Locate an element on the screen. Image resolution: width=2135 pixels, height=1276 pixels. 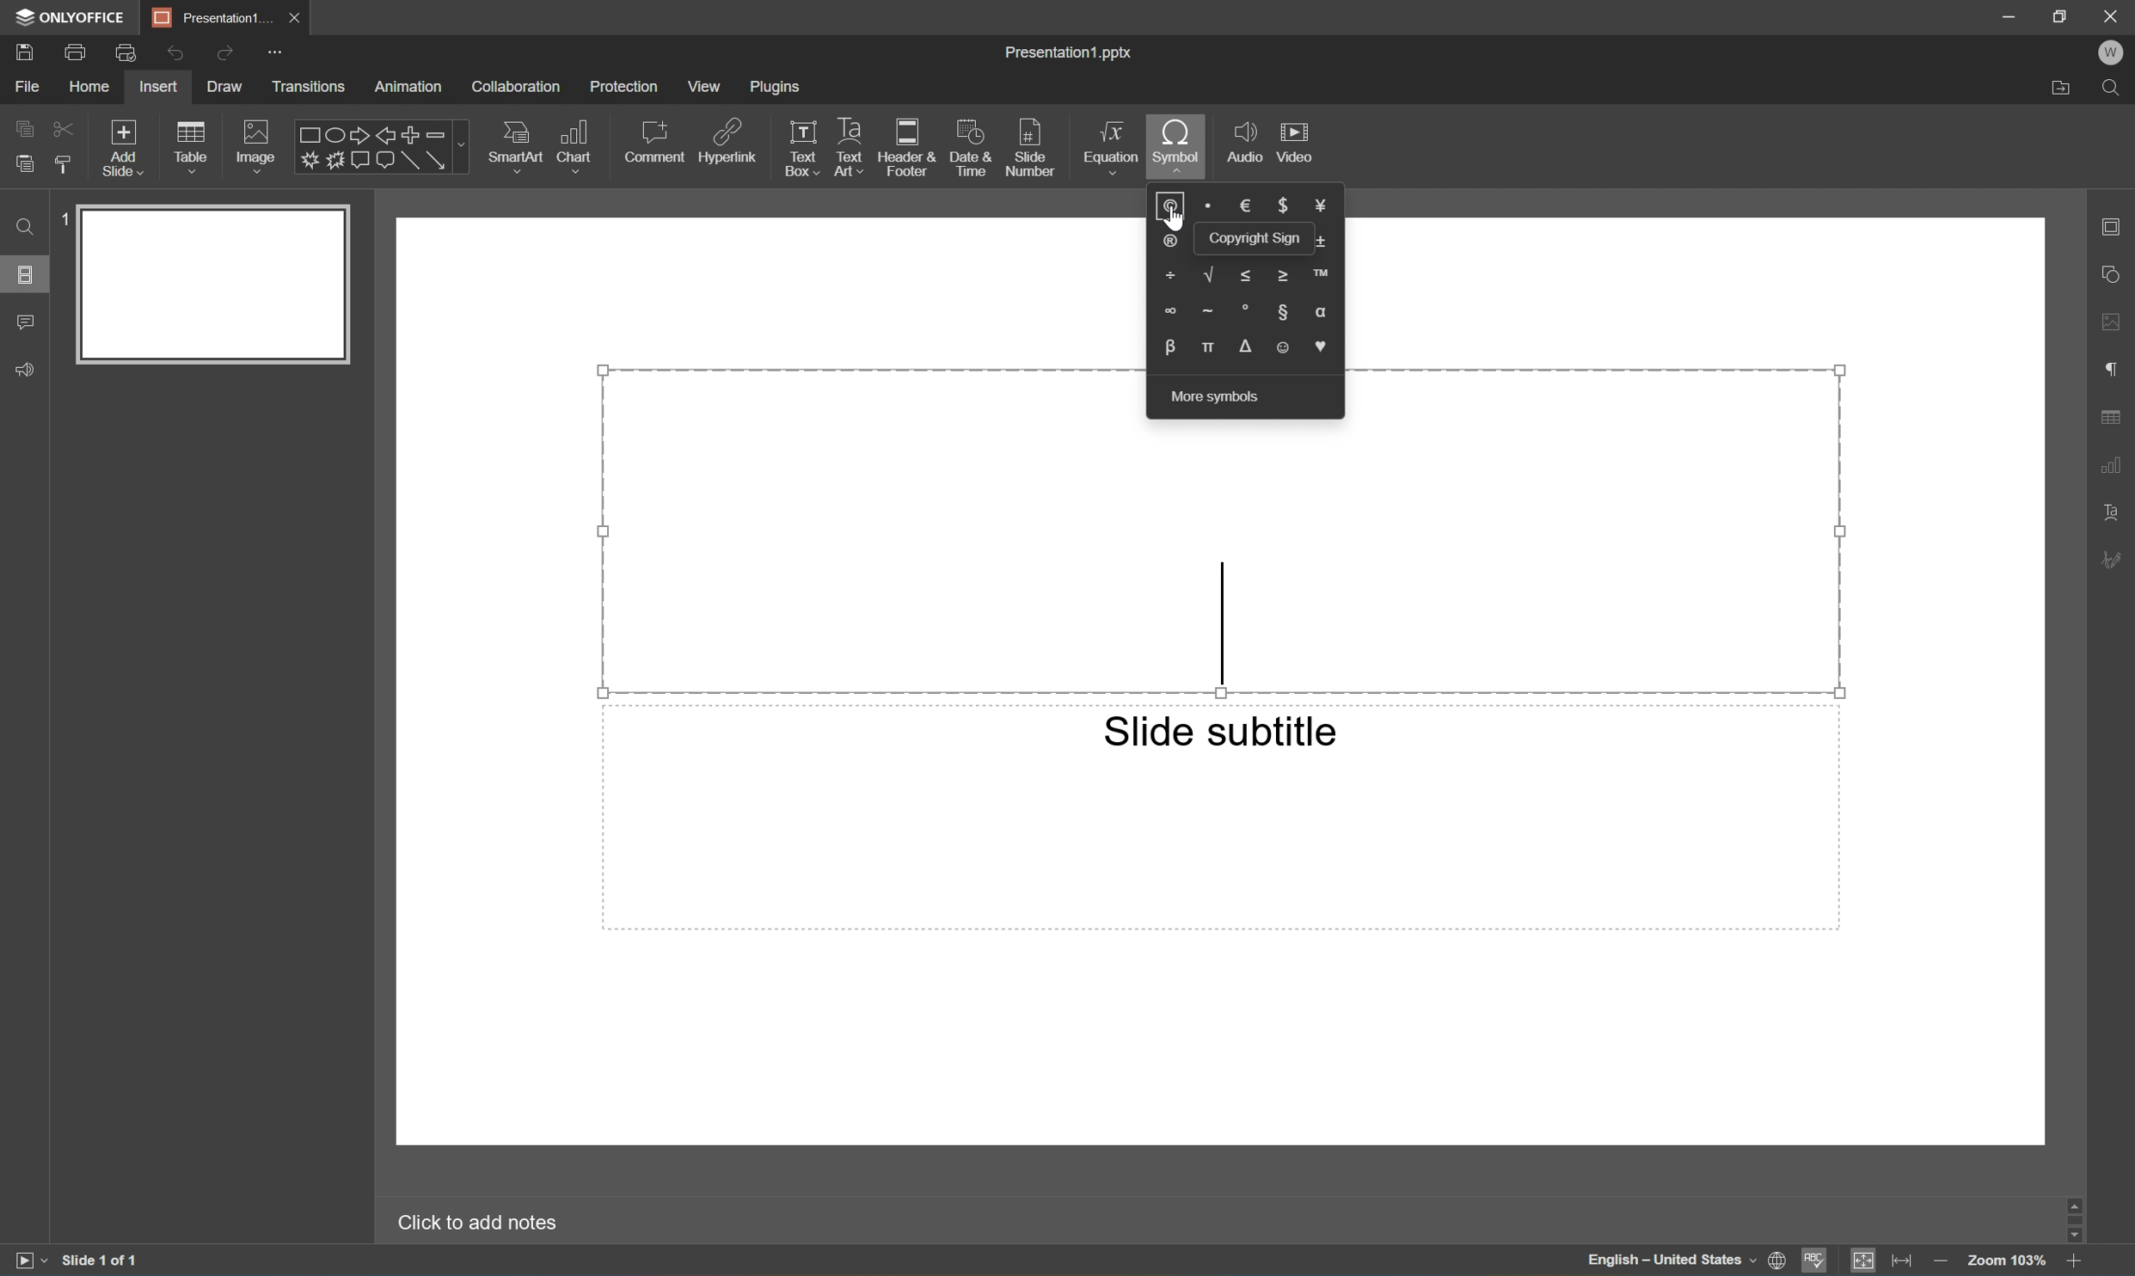
Find is located at coordinates (2116, 89).